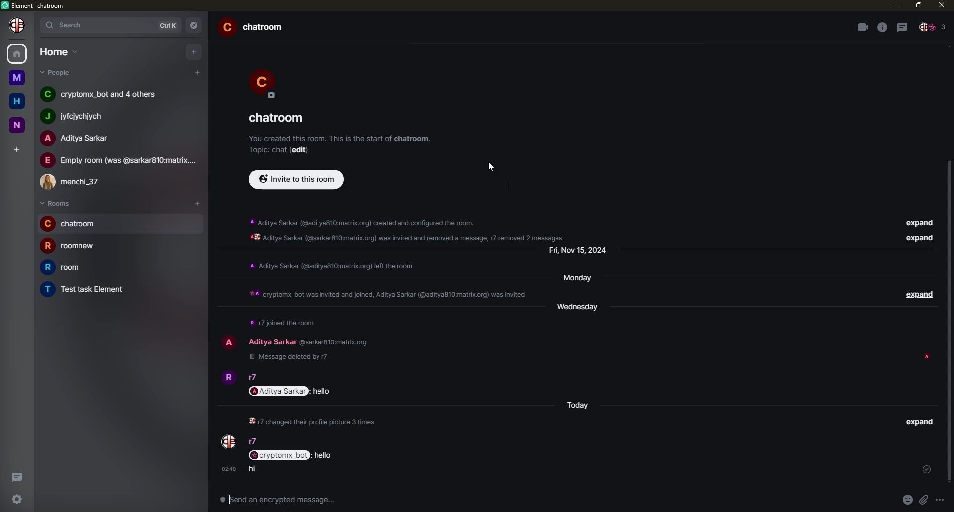 The width and height of the screenshot is (954, 512). I want to click on profile, so click(227, 380).